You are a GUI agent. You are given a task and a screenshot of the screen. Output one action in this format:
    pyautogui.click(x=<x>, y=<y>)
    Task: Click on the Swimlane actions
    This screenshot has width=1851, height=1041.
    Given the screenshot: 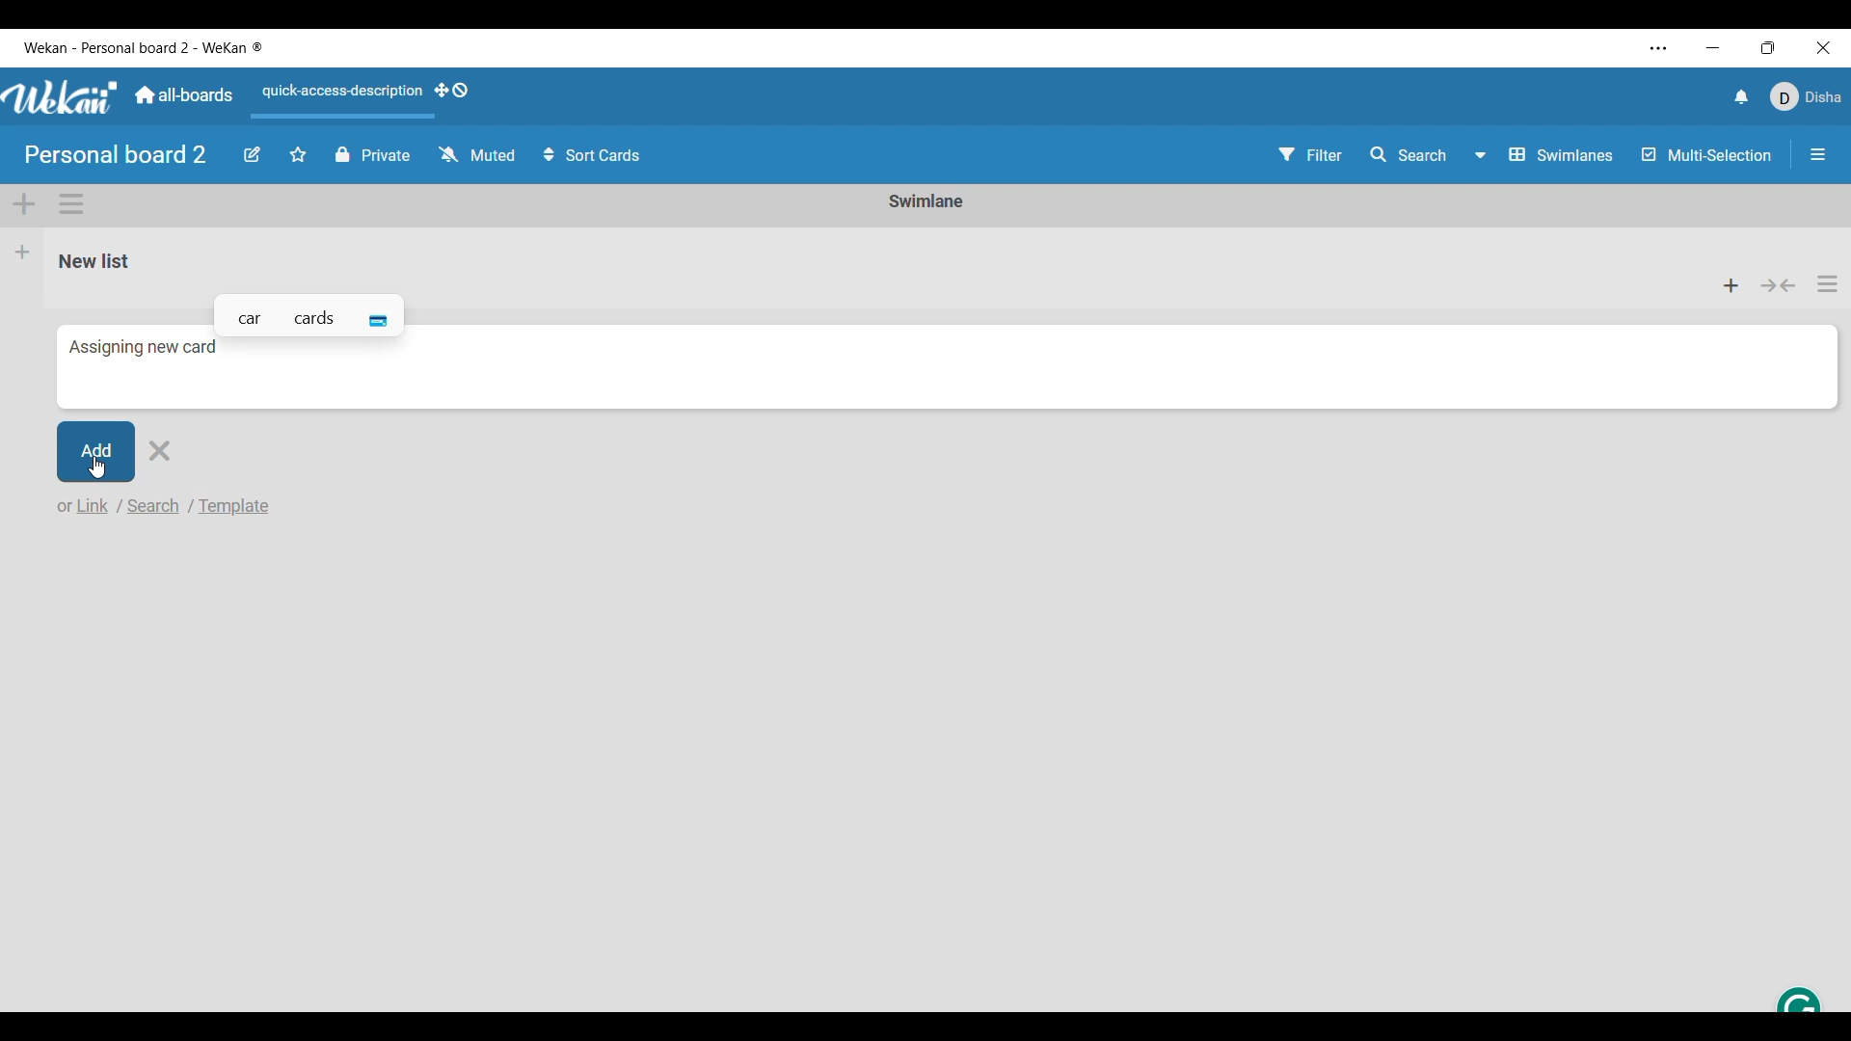 What is the action you would take?
    pyautogui.click(x=71, y=204)
    